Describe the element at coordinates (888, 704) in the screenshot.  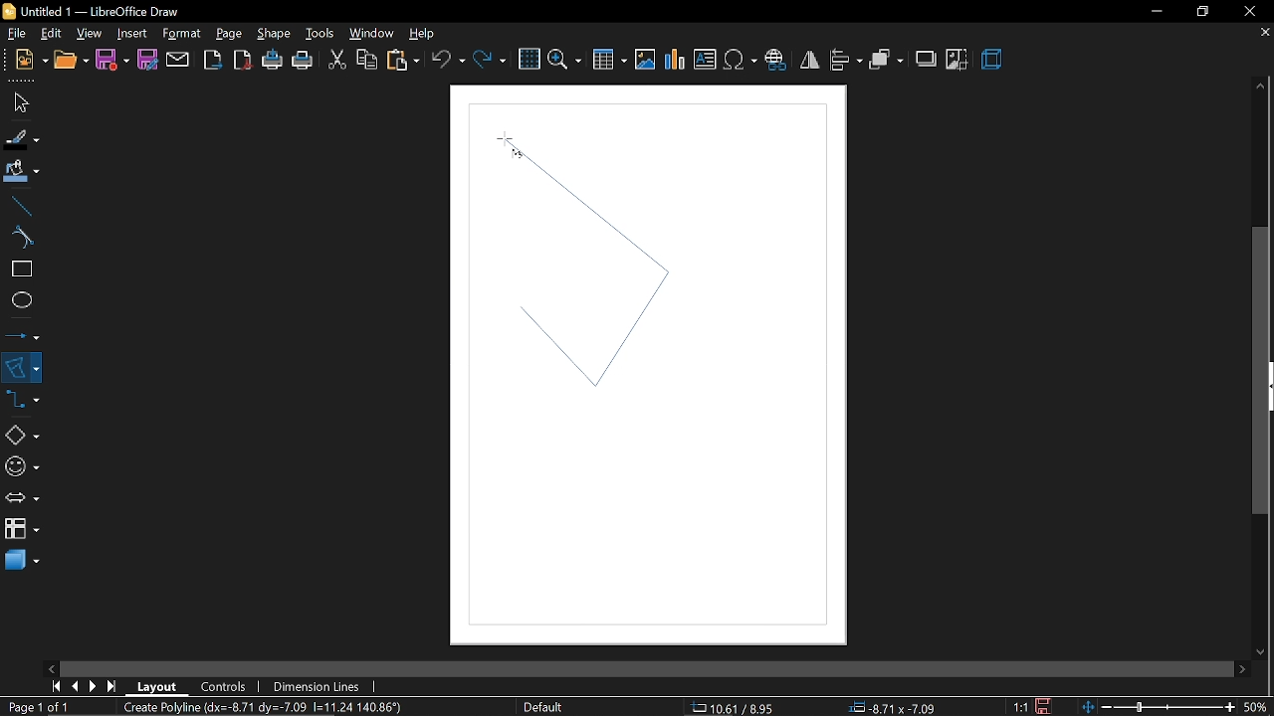
I see `position 00X00` at that location.